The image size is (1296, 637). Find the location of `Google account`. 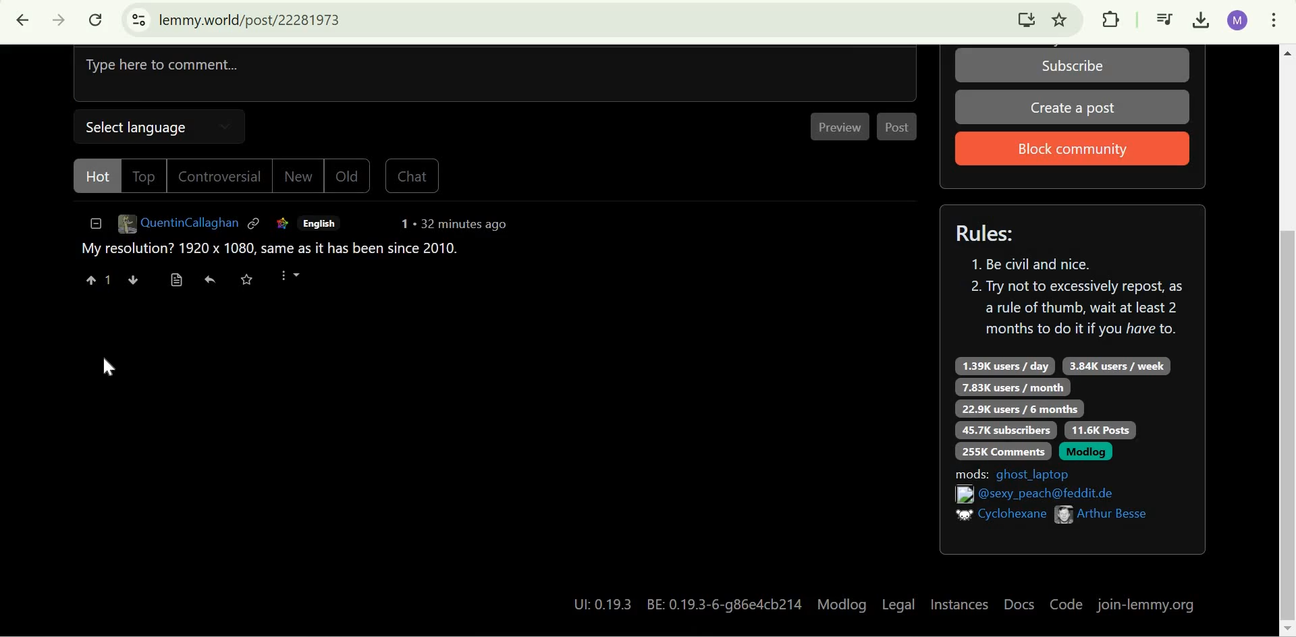

Google account is located at coordinates (1238, 20).